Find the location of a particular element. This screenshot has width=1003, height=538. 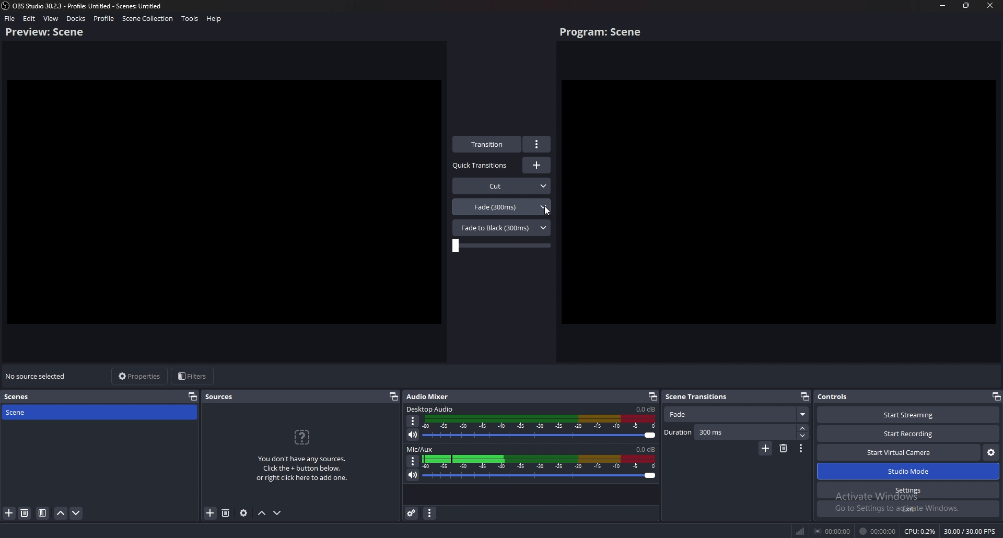

pop out is located at coordinates (995, 396).